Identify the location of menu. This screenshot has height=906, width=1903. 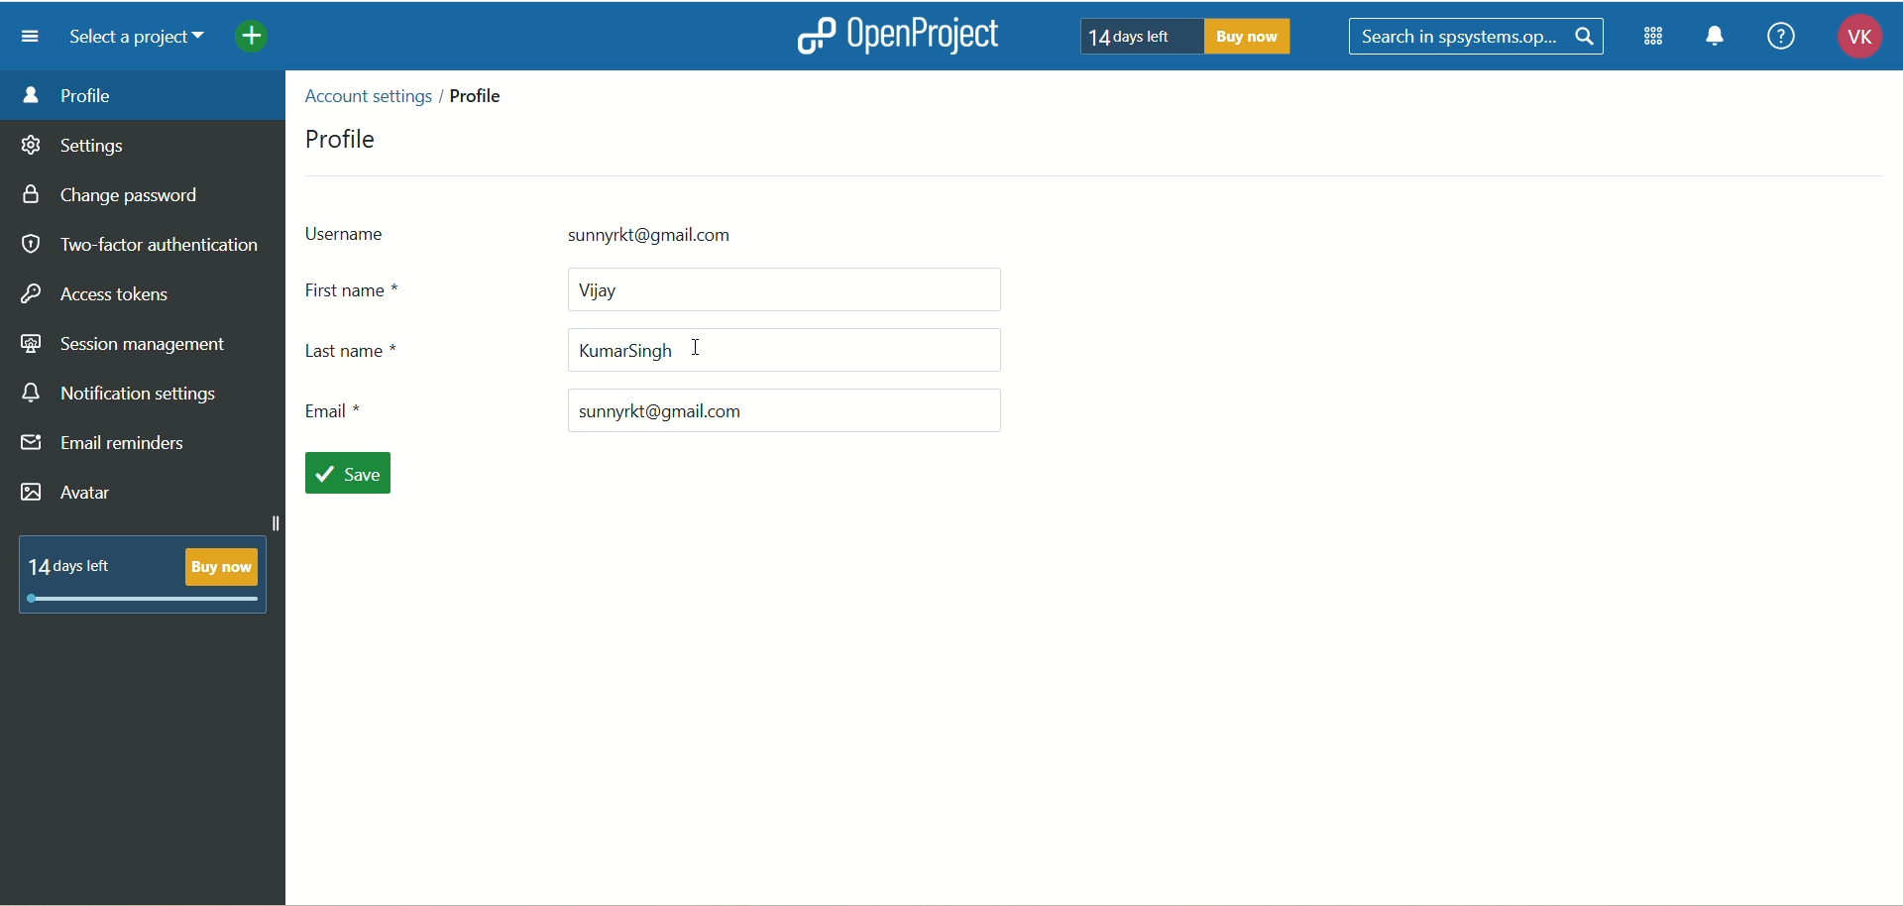
(31, 37).